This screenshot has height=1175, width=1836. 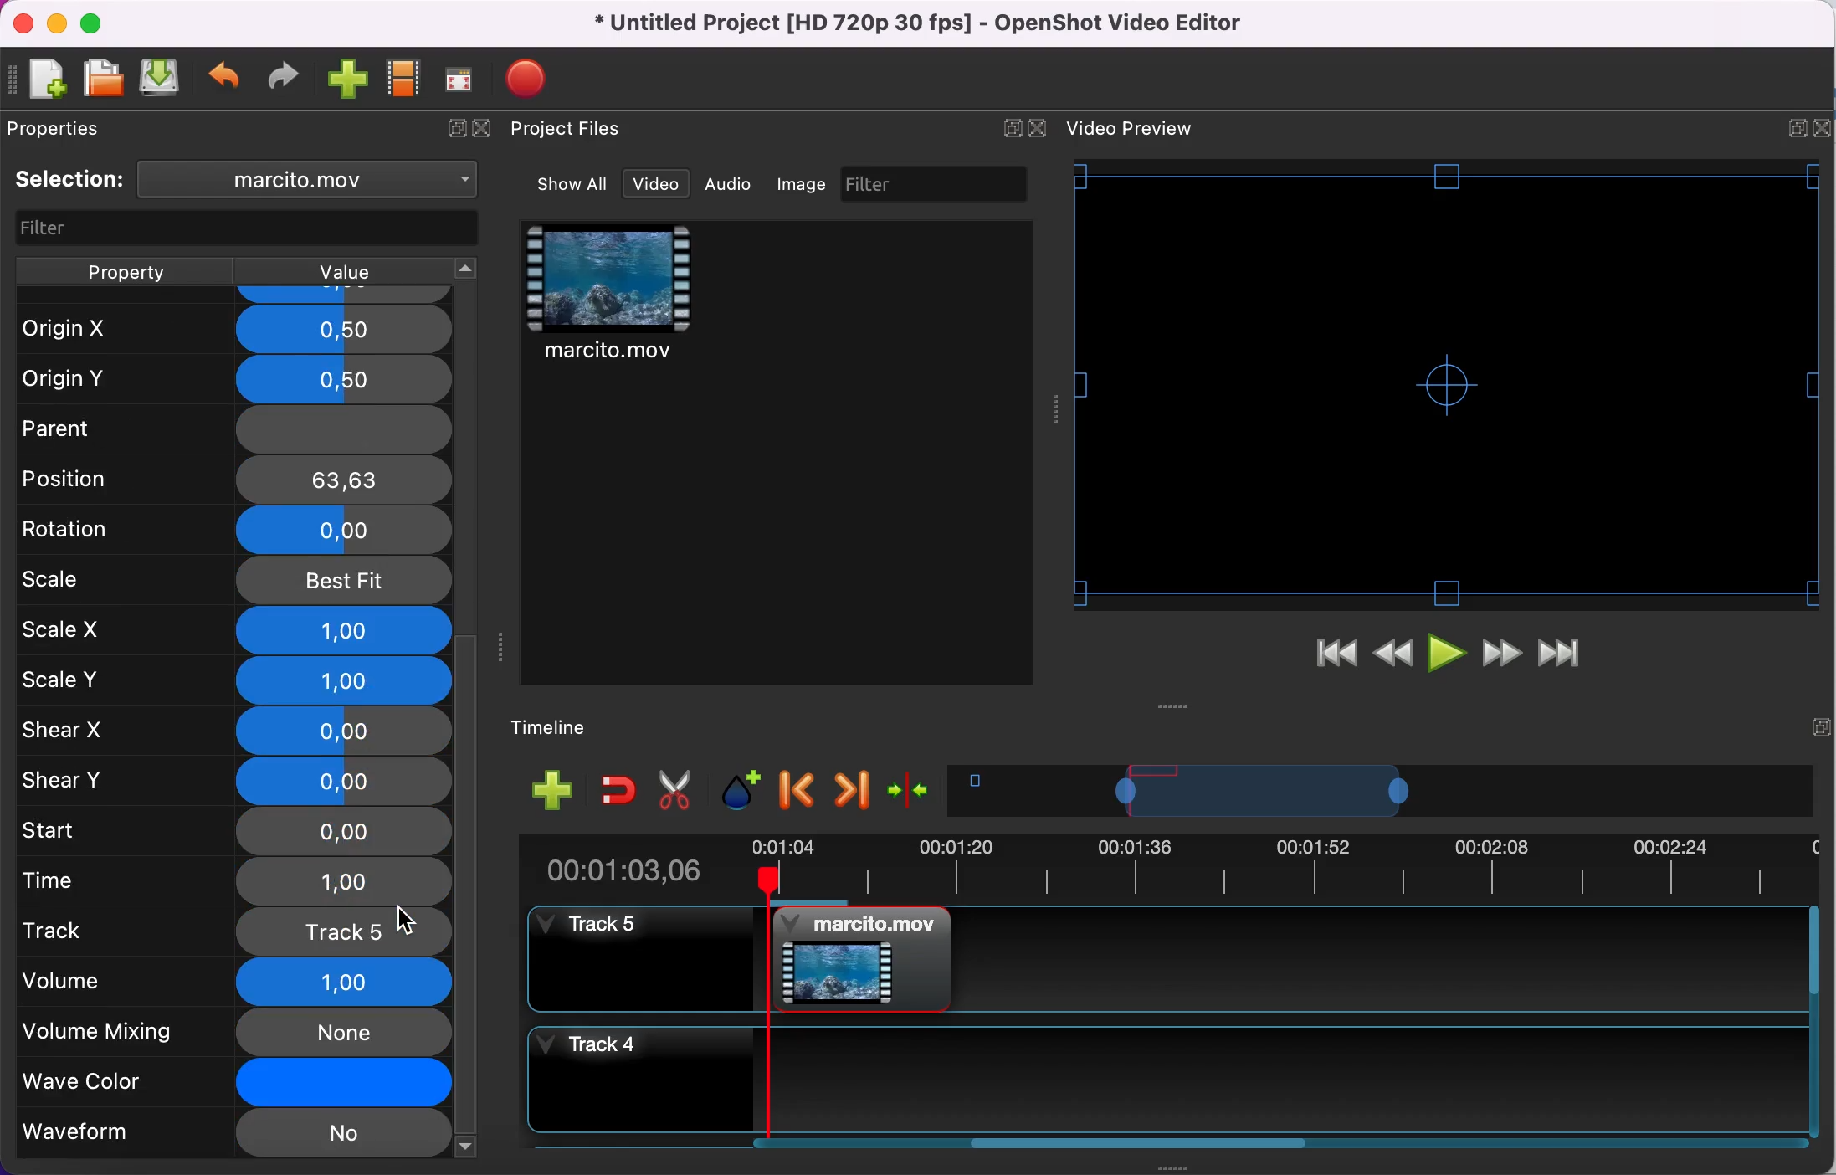 I want to click on cursor, so click(x=404, y=920).